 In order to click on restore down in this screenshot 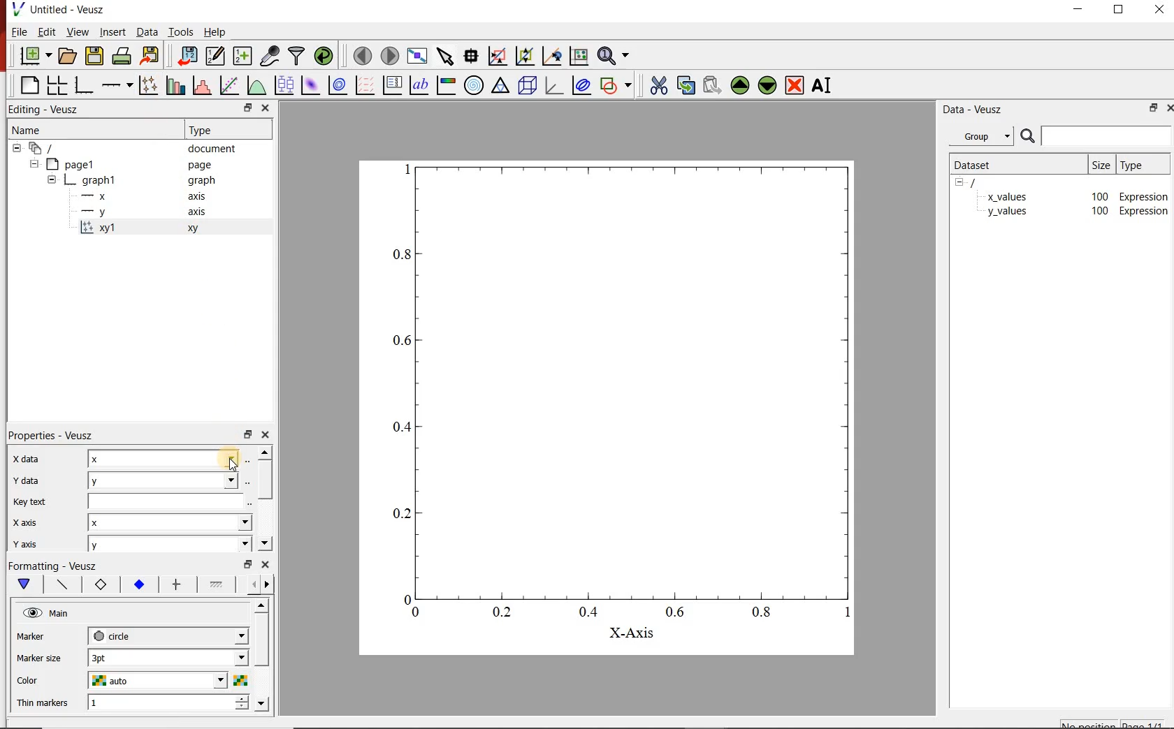, I will do `click(247, 107)`.